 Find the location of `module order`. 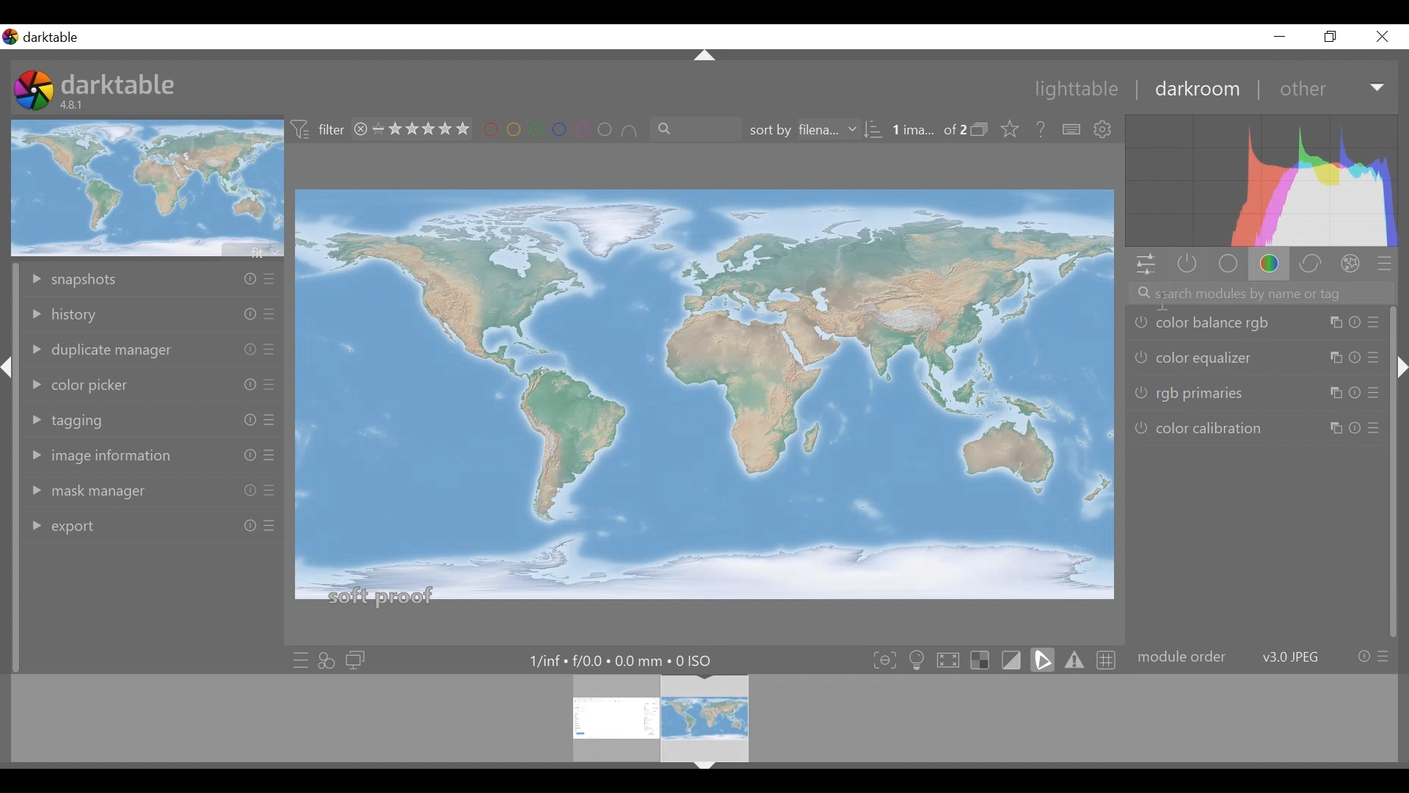

module order is located at coordinates (1262, 657).